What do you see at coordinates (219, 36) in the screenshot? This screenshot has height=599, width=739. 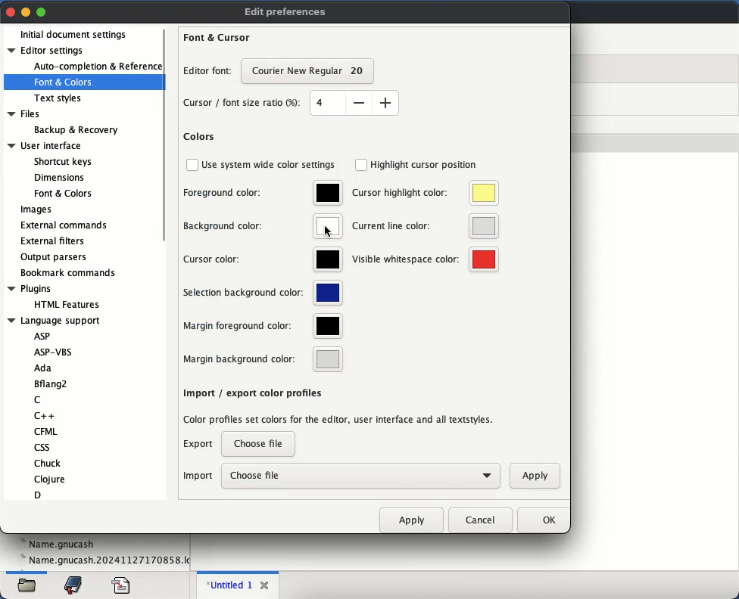 I see `font and cursor` at bounding box center [219, 36].